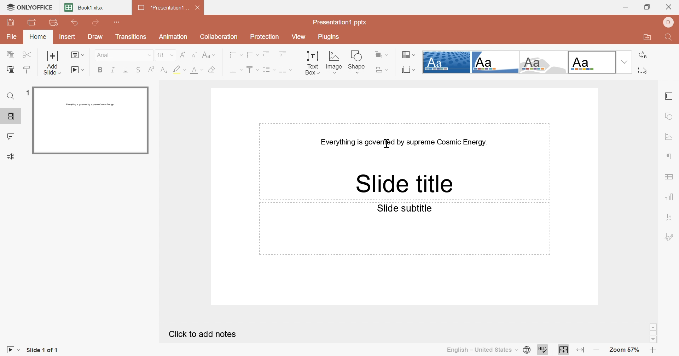  What do you see at coordinates (447, 62) in the screenshot?
I see `Dotted` at bounding box center [447, 62].